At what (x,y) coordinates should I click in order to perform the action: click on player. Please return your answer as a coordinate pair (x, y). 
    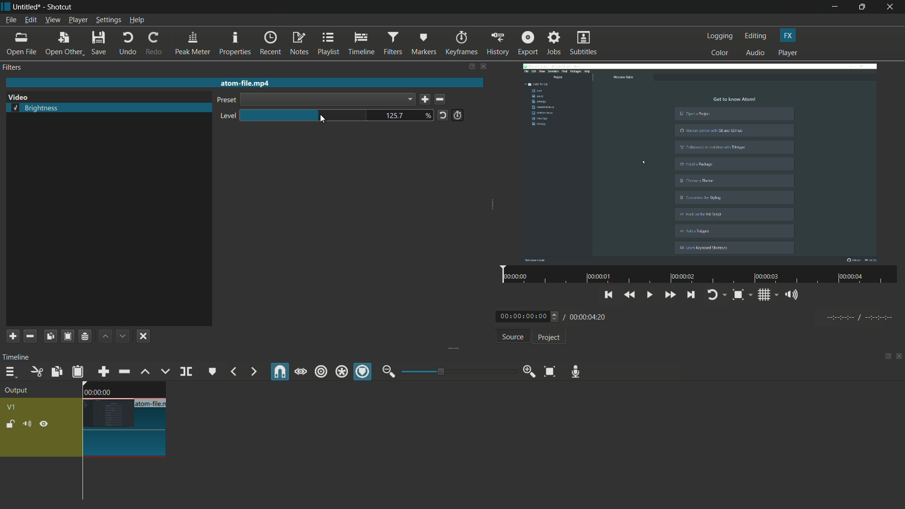
    Looking at the image, I should click on (788, 53).